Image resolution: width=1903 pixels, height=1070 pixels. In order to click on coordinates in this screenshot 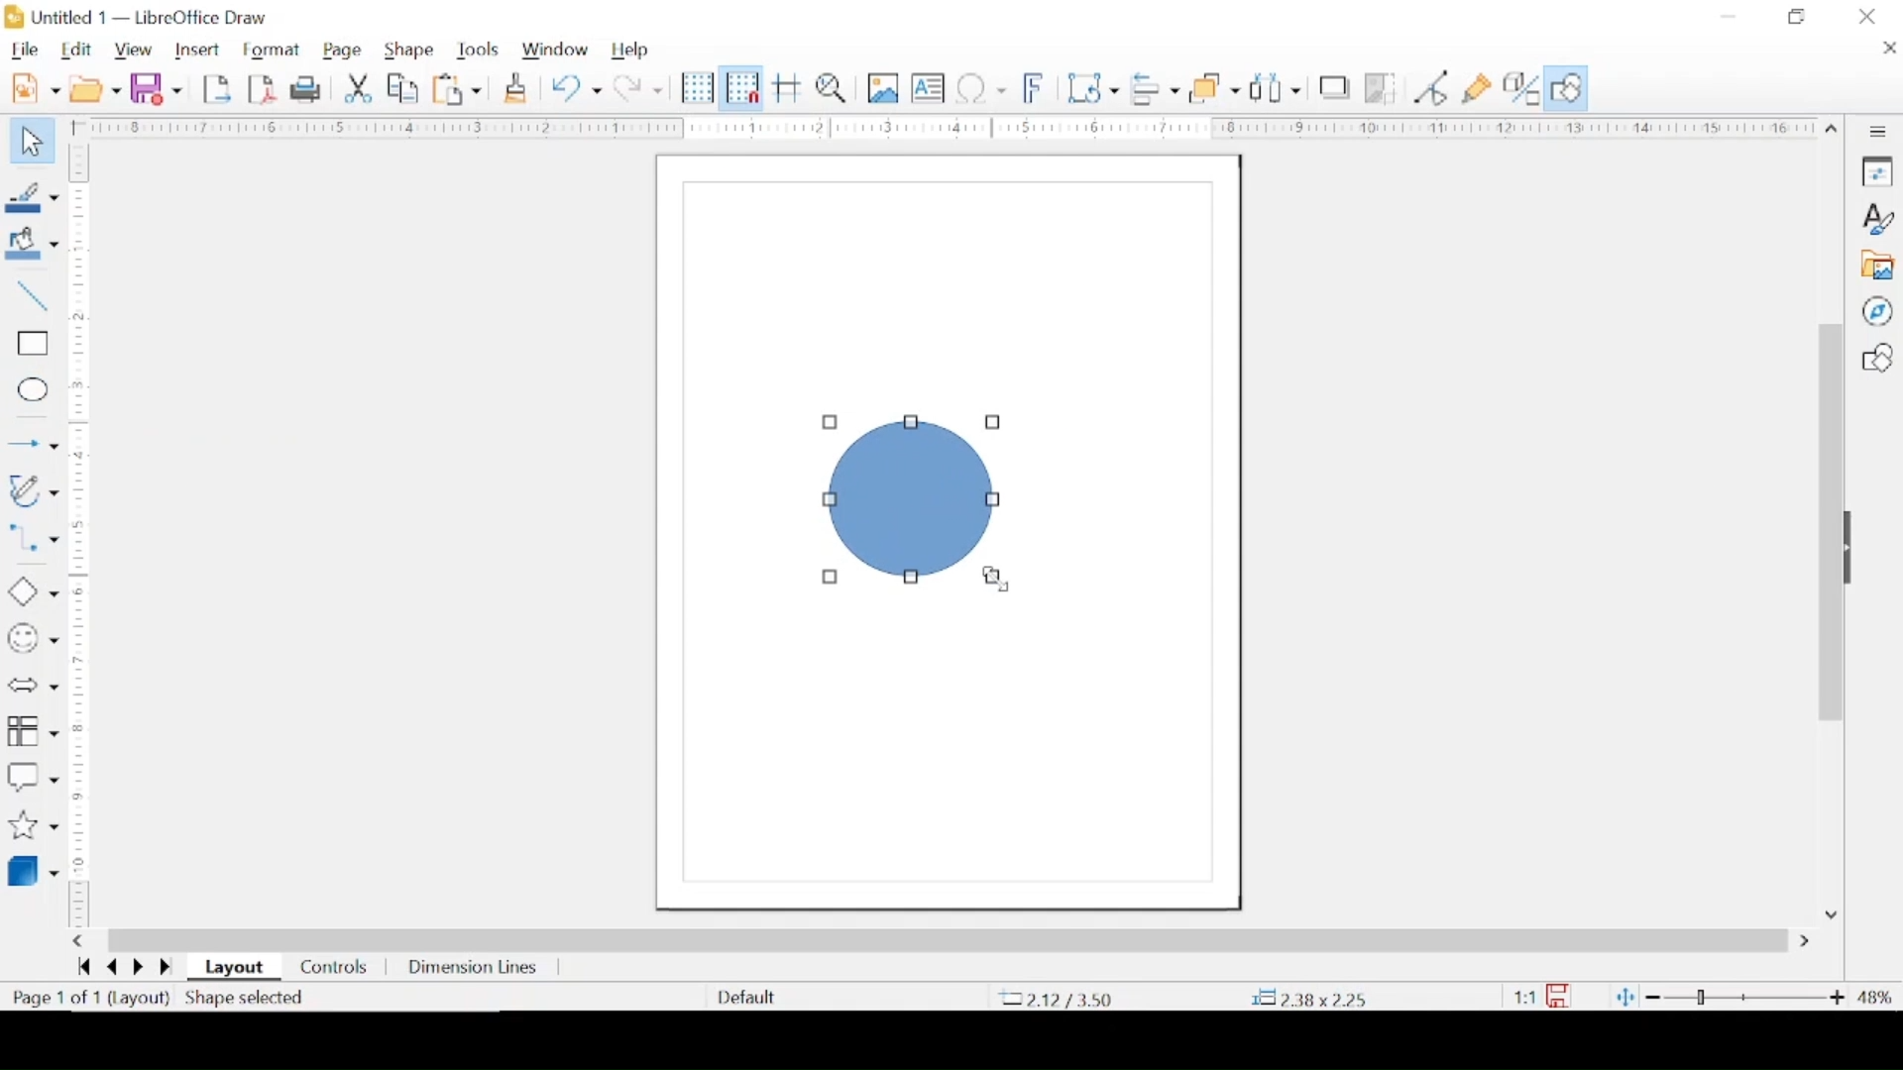, I will do `click(1304, 997)`.